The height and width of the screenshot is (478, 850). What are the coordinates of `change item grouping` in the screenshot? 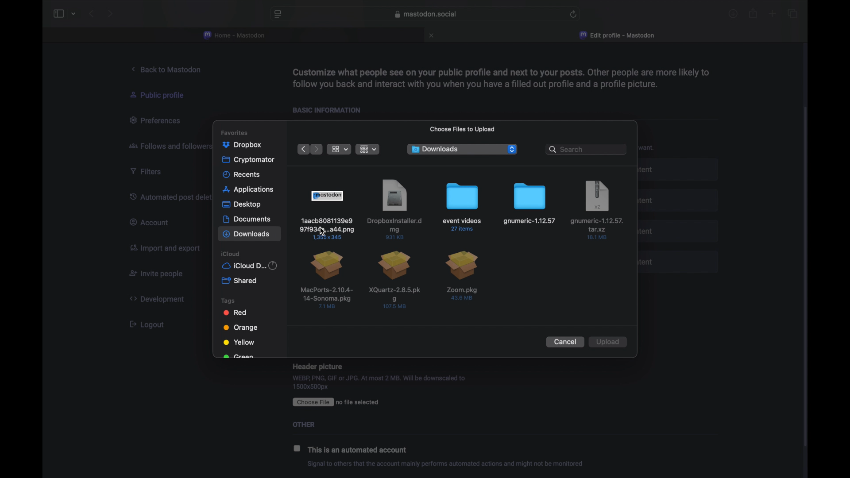 It's located at (368, 149).